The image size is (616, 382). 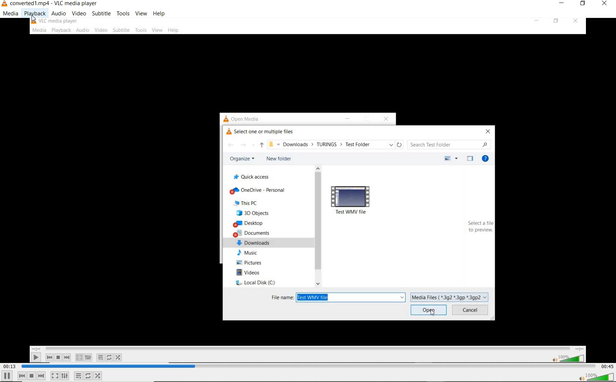 What do you see at coordinates (160, 14) in the screenshot?
I see `help` at bounding box center [160, 14].